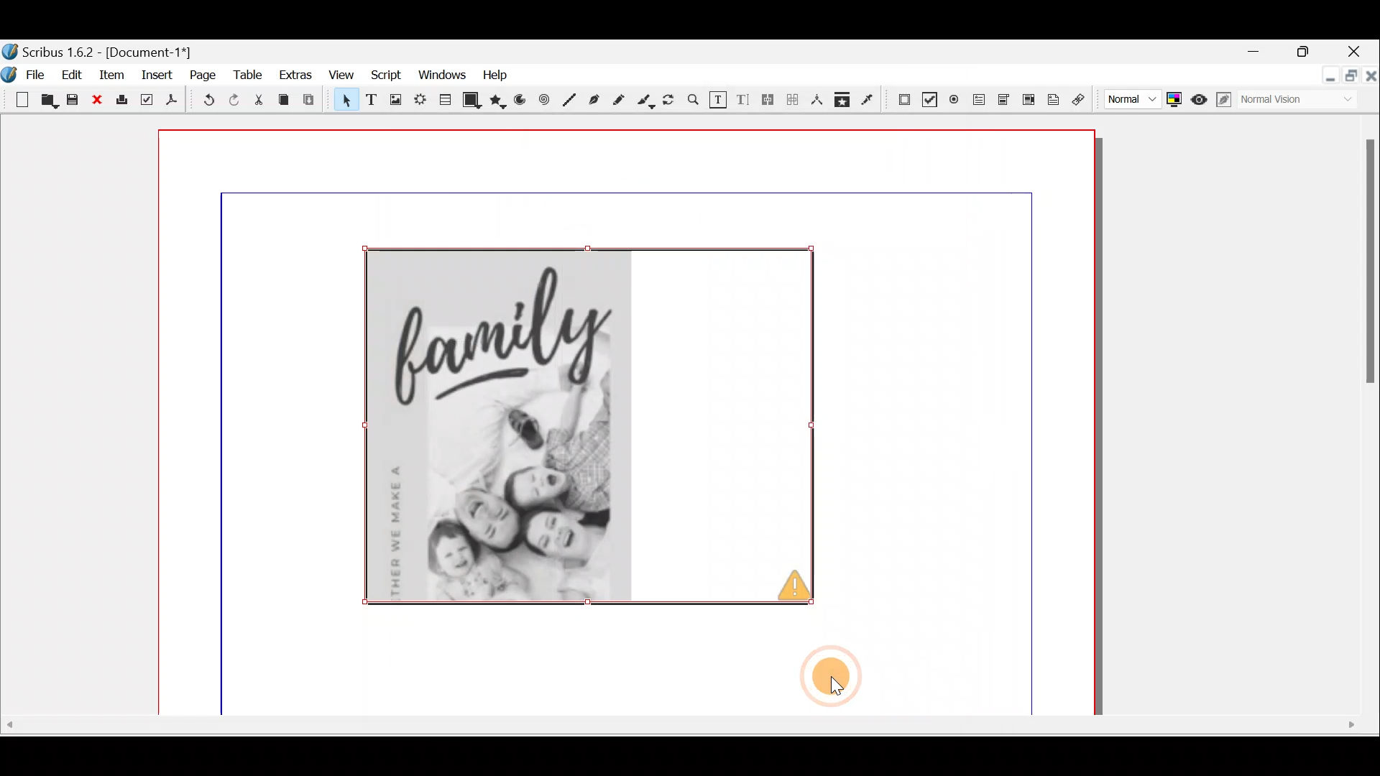 Image resolution: width=1380 pixels, height=776 pixels. Describe the element at coordinates (1006, 104) in the screenshot. I see `PDF combo box` at that location.